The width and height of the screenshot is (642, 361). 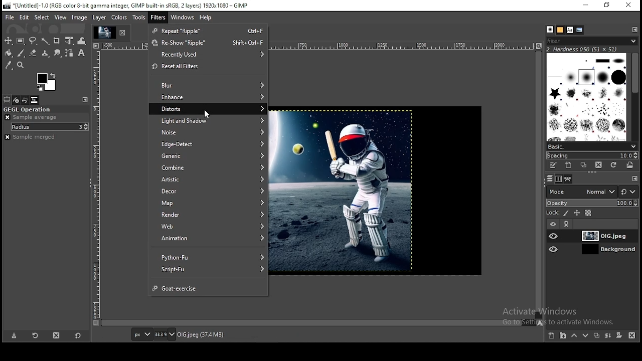 I want to click on free select tool, so click(x=34, y=41).